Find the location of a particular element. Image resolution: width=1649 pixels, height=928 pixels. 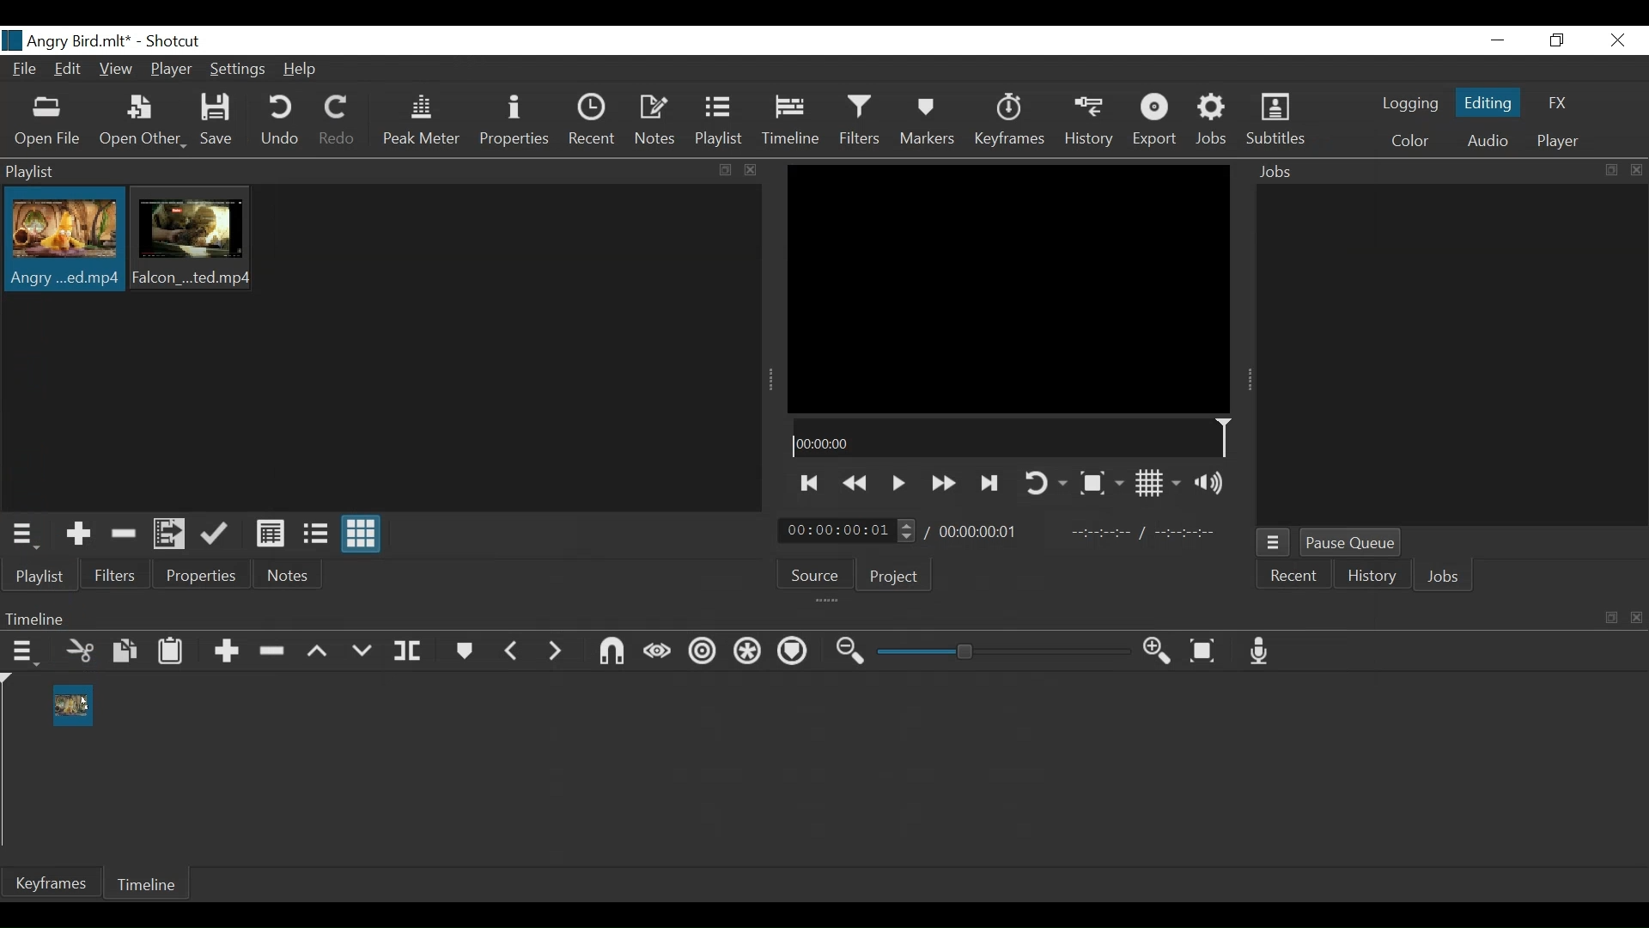

In point is located at coordinates (1146, 531).